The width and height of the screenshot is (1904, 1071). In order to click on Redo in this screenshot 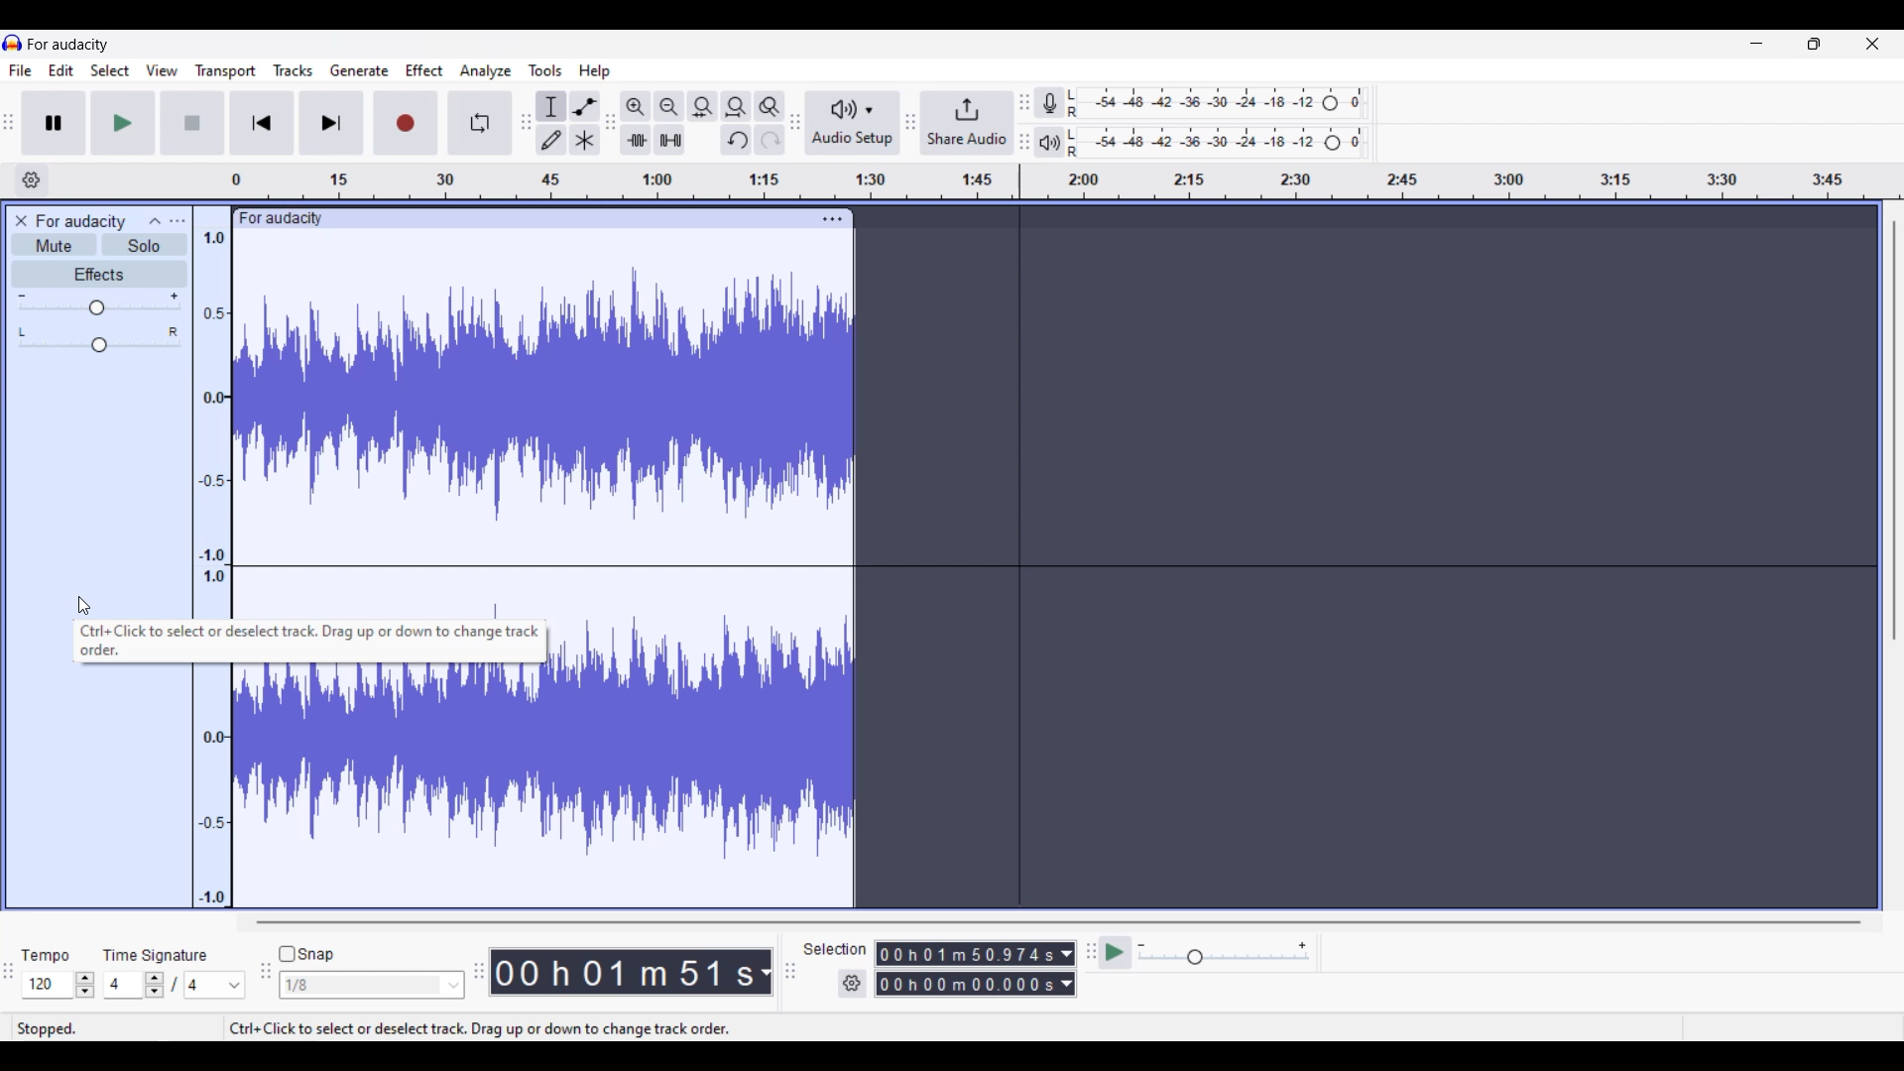, I will do `click(773, 139)`.